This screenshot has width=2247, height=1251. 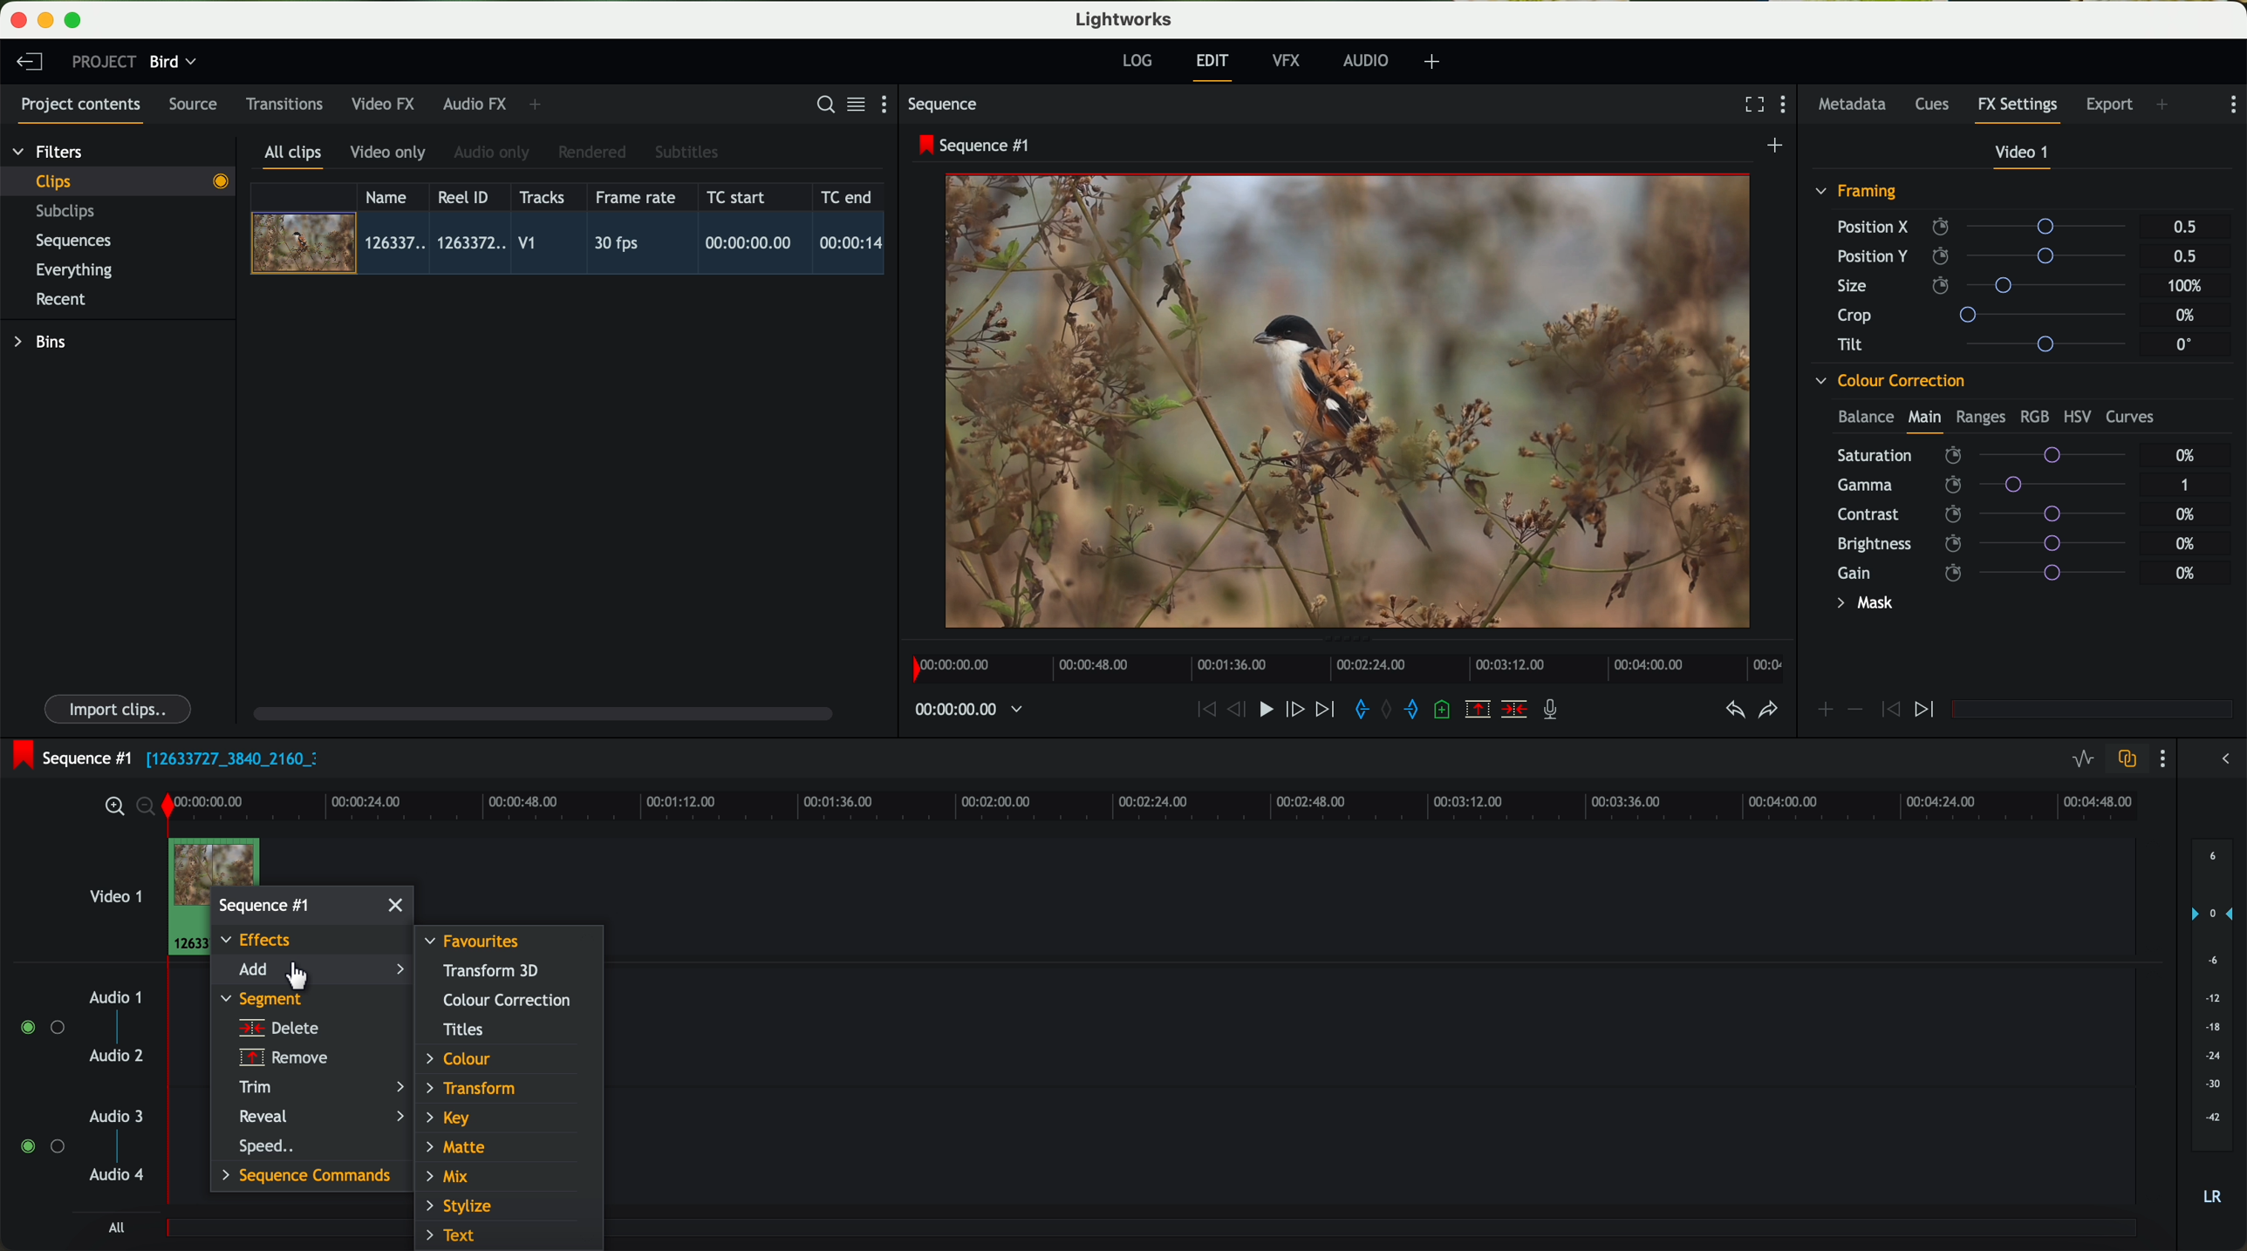 What do you see at coordinates (1388, 710) in the screenshot?
I see `clear marks` at bounding box center [1388, 710].